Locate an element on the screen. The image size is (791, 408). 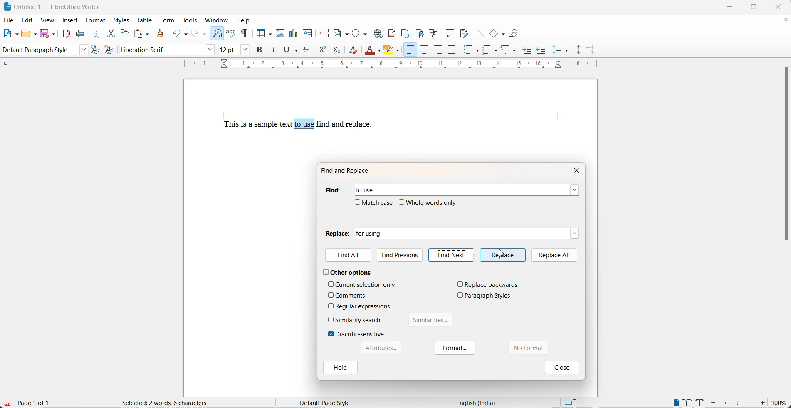
save is located at coordinates (45, 33).